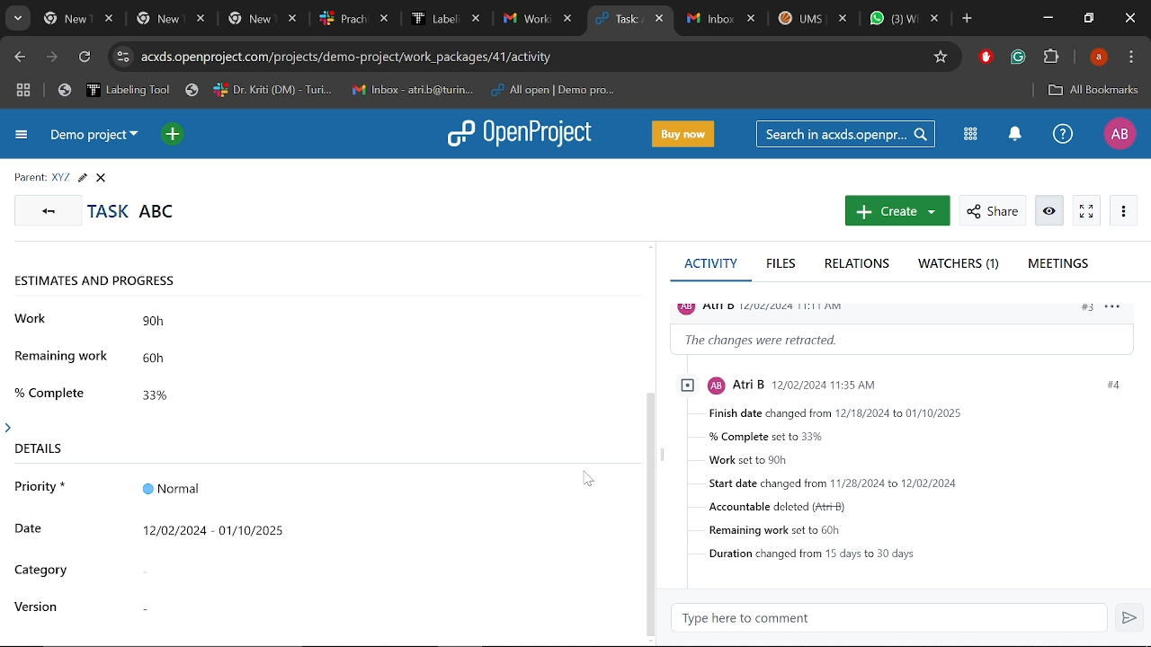 This screenshot has height=647, width=1151. What do you see at coordinates (179, 393) in the screenshot?
I see `33%` at bounding box center [179, 393].